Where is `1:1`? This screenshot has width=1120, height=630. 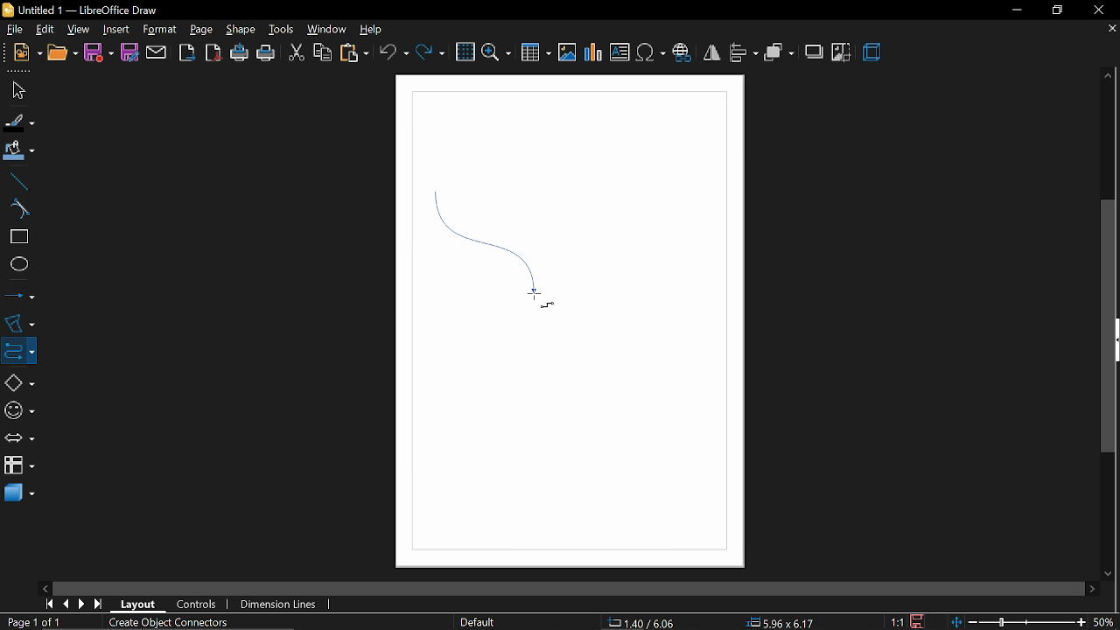
1:1 is located at coordinates (899, 622).